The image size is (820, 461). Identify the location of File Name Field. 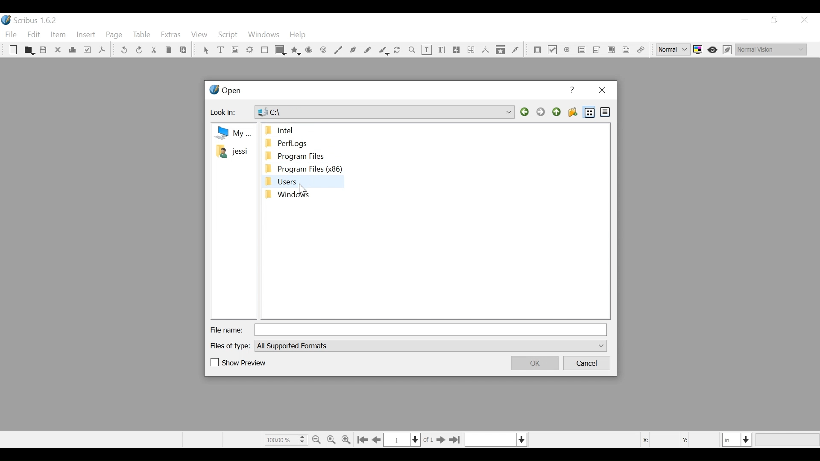
(432, 330).